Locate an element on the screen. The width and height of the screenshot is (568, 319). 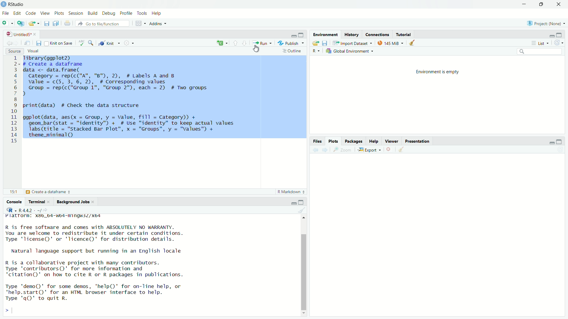
Save workspace as is located at coordinates (325, 43).